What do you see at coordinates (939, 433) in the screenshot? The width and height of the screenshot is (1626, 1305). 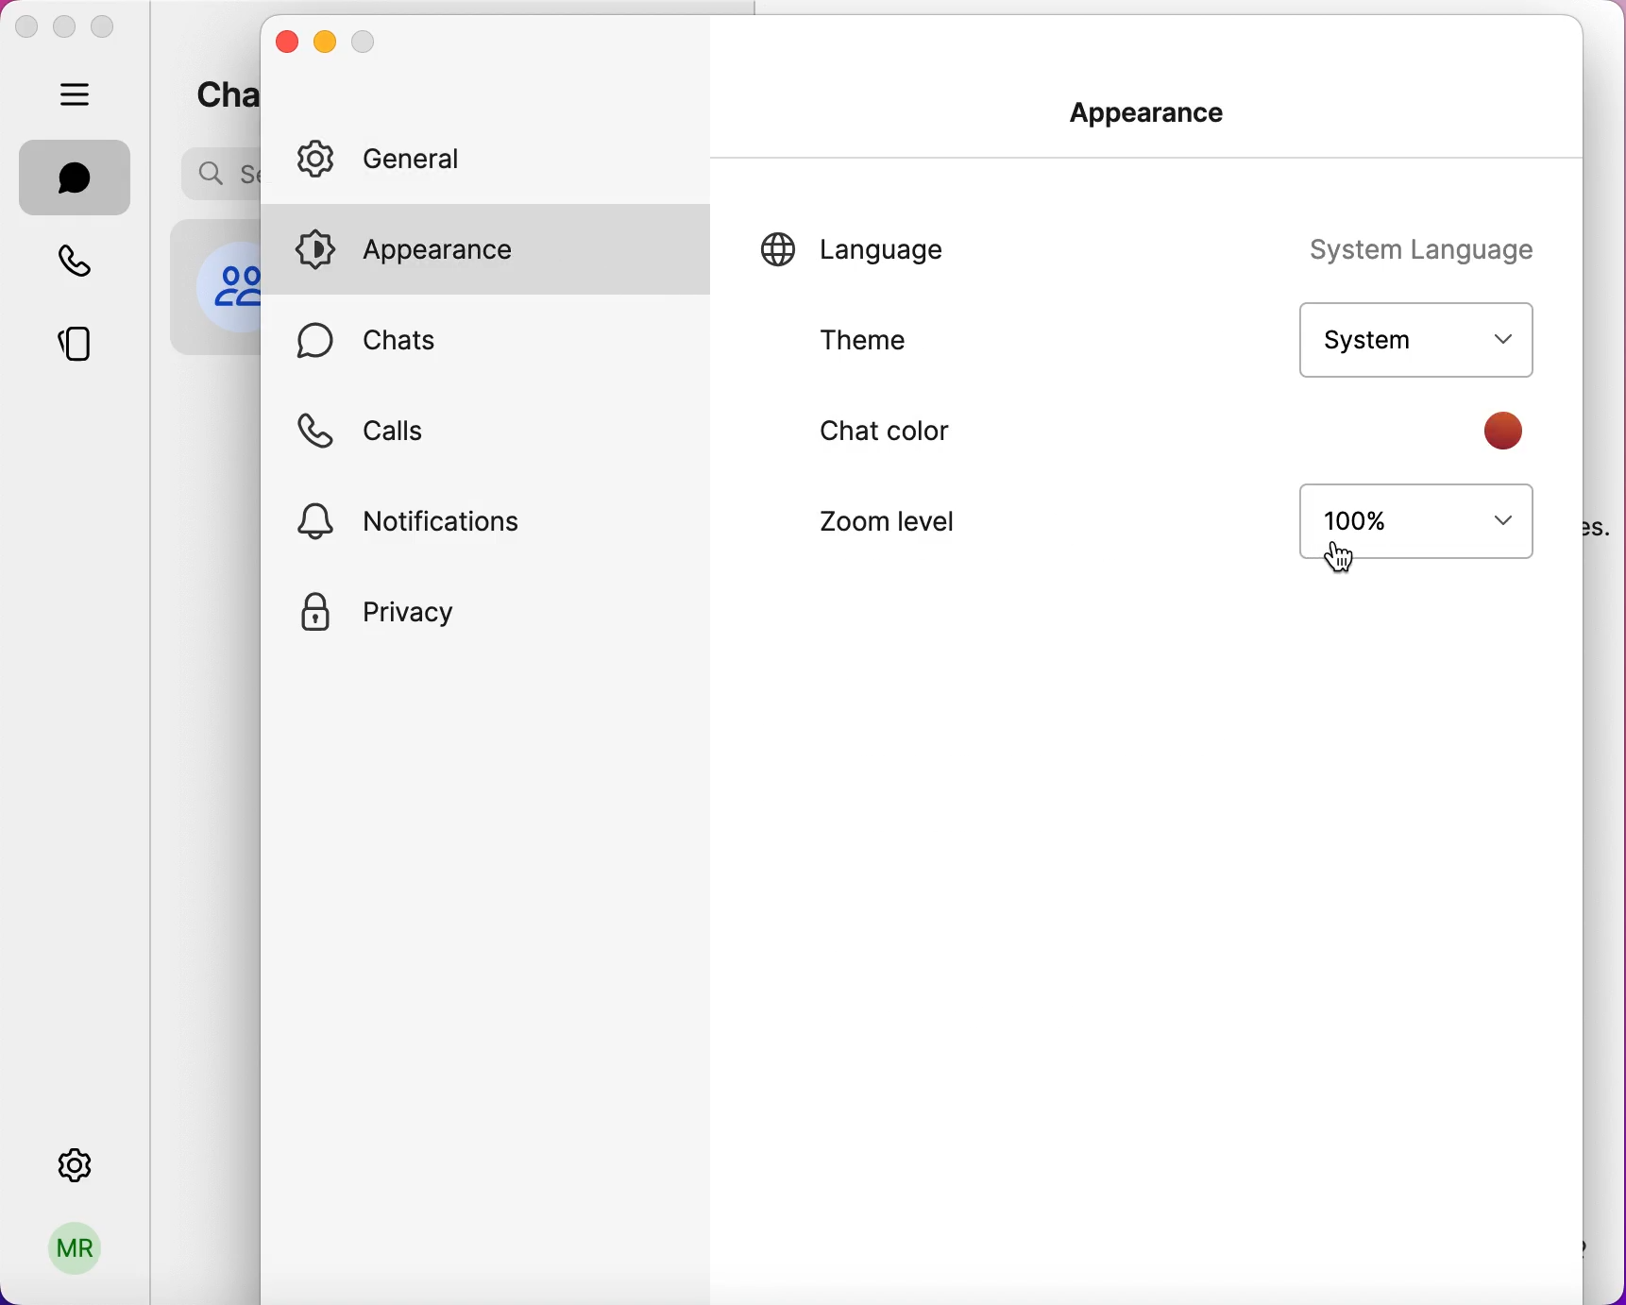 I see `chat color` at bounding box center [939, 433].